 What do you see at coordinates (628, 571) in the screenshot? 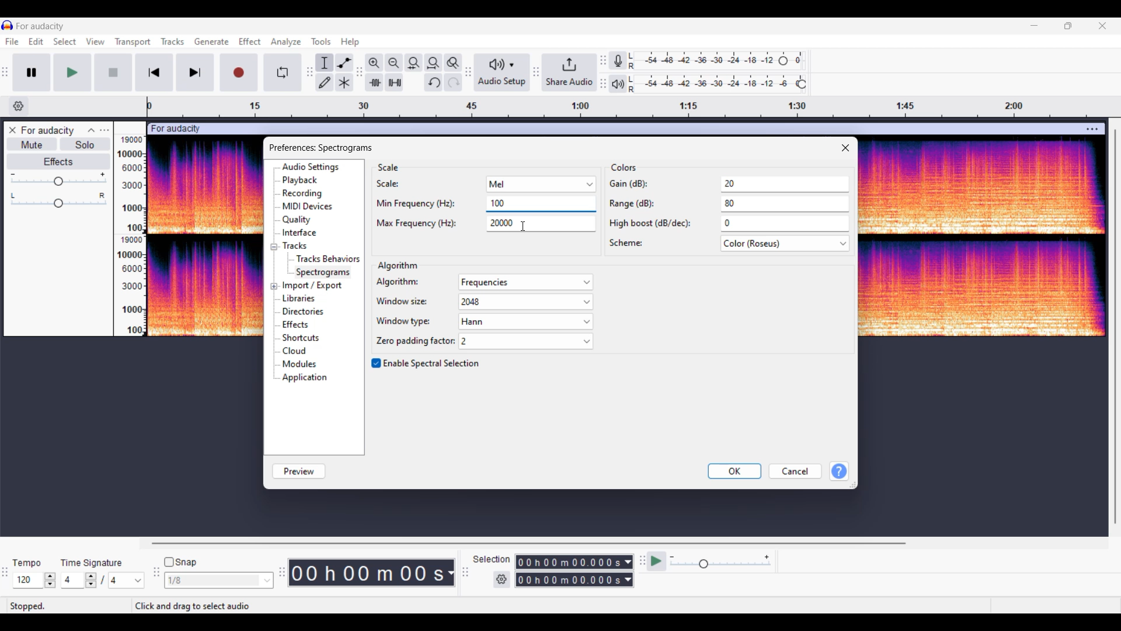
I see `Selection duration measurement` at bounding box center [628, 571].